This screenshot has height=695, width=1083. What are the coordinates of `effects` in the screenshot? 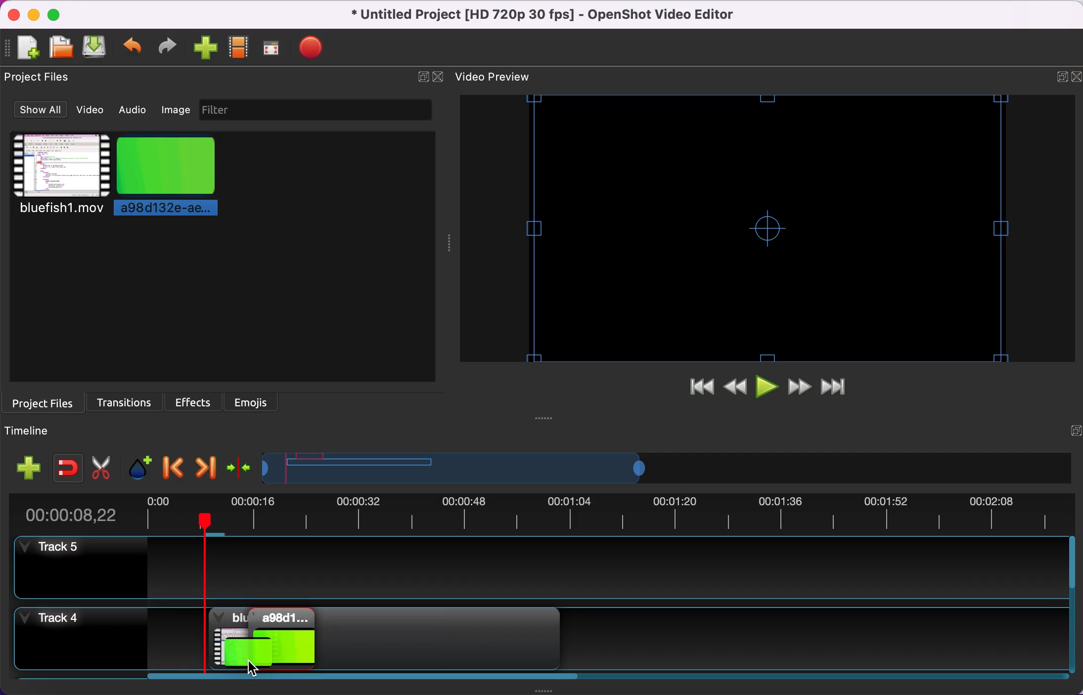 It's located at (193, 402).